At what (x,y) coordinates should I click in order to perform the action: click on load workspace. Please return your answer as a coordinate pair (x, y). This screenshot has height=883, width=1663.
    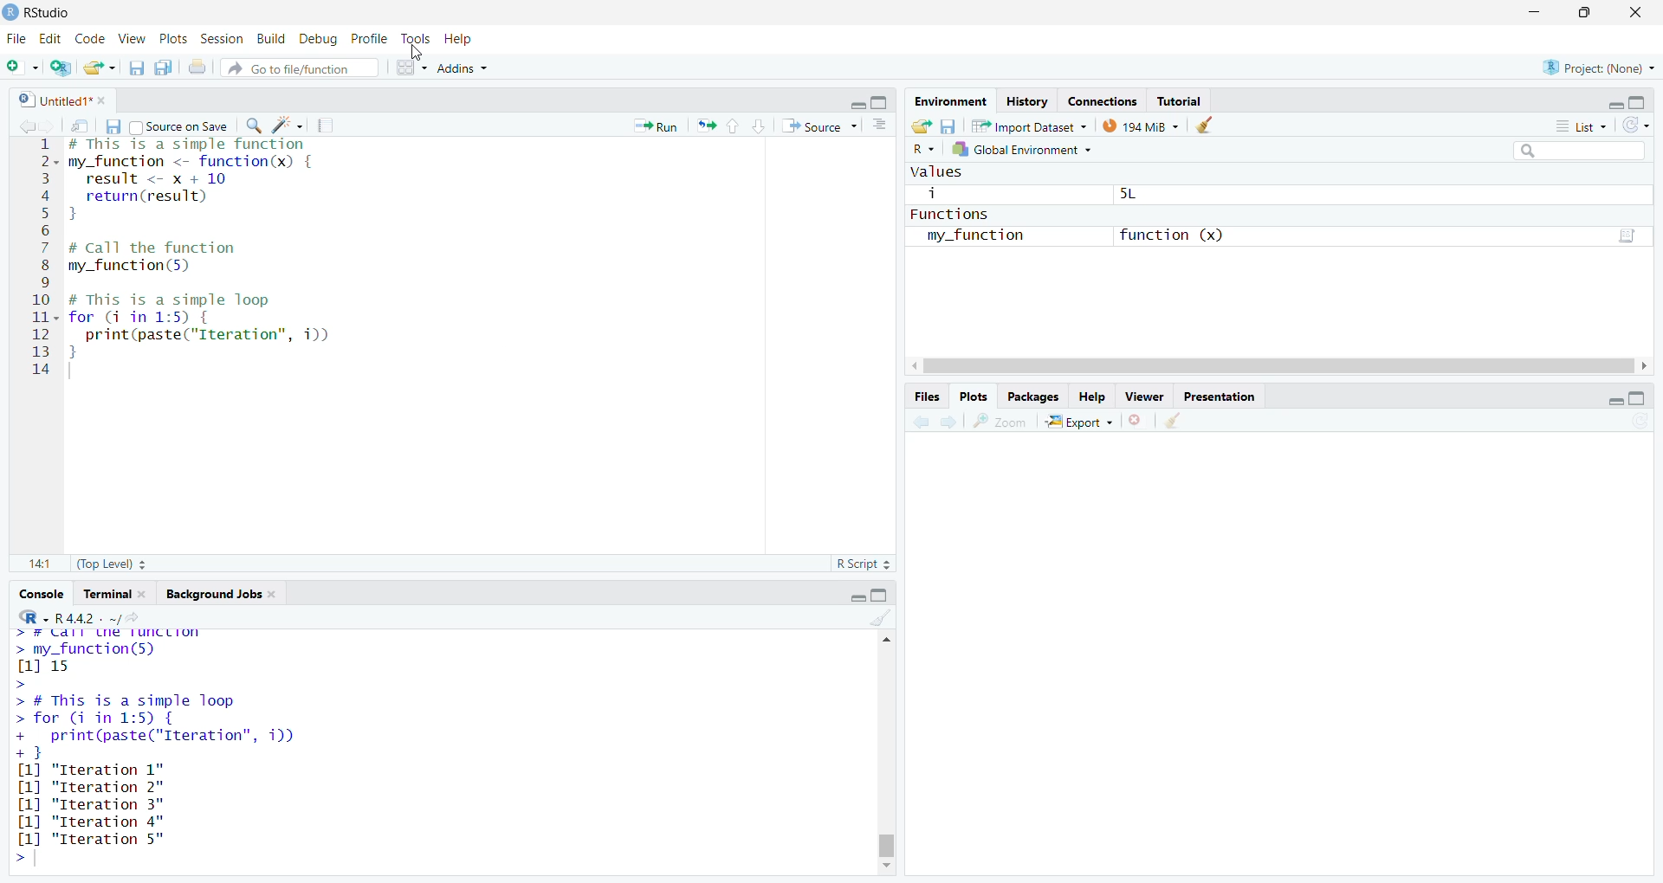
    Looking at the image, I should click on (922, 126).